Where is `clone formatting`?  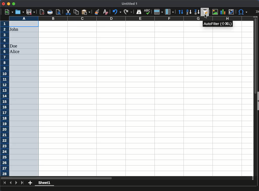 clone formatting is located at coordinates (98, 12).